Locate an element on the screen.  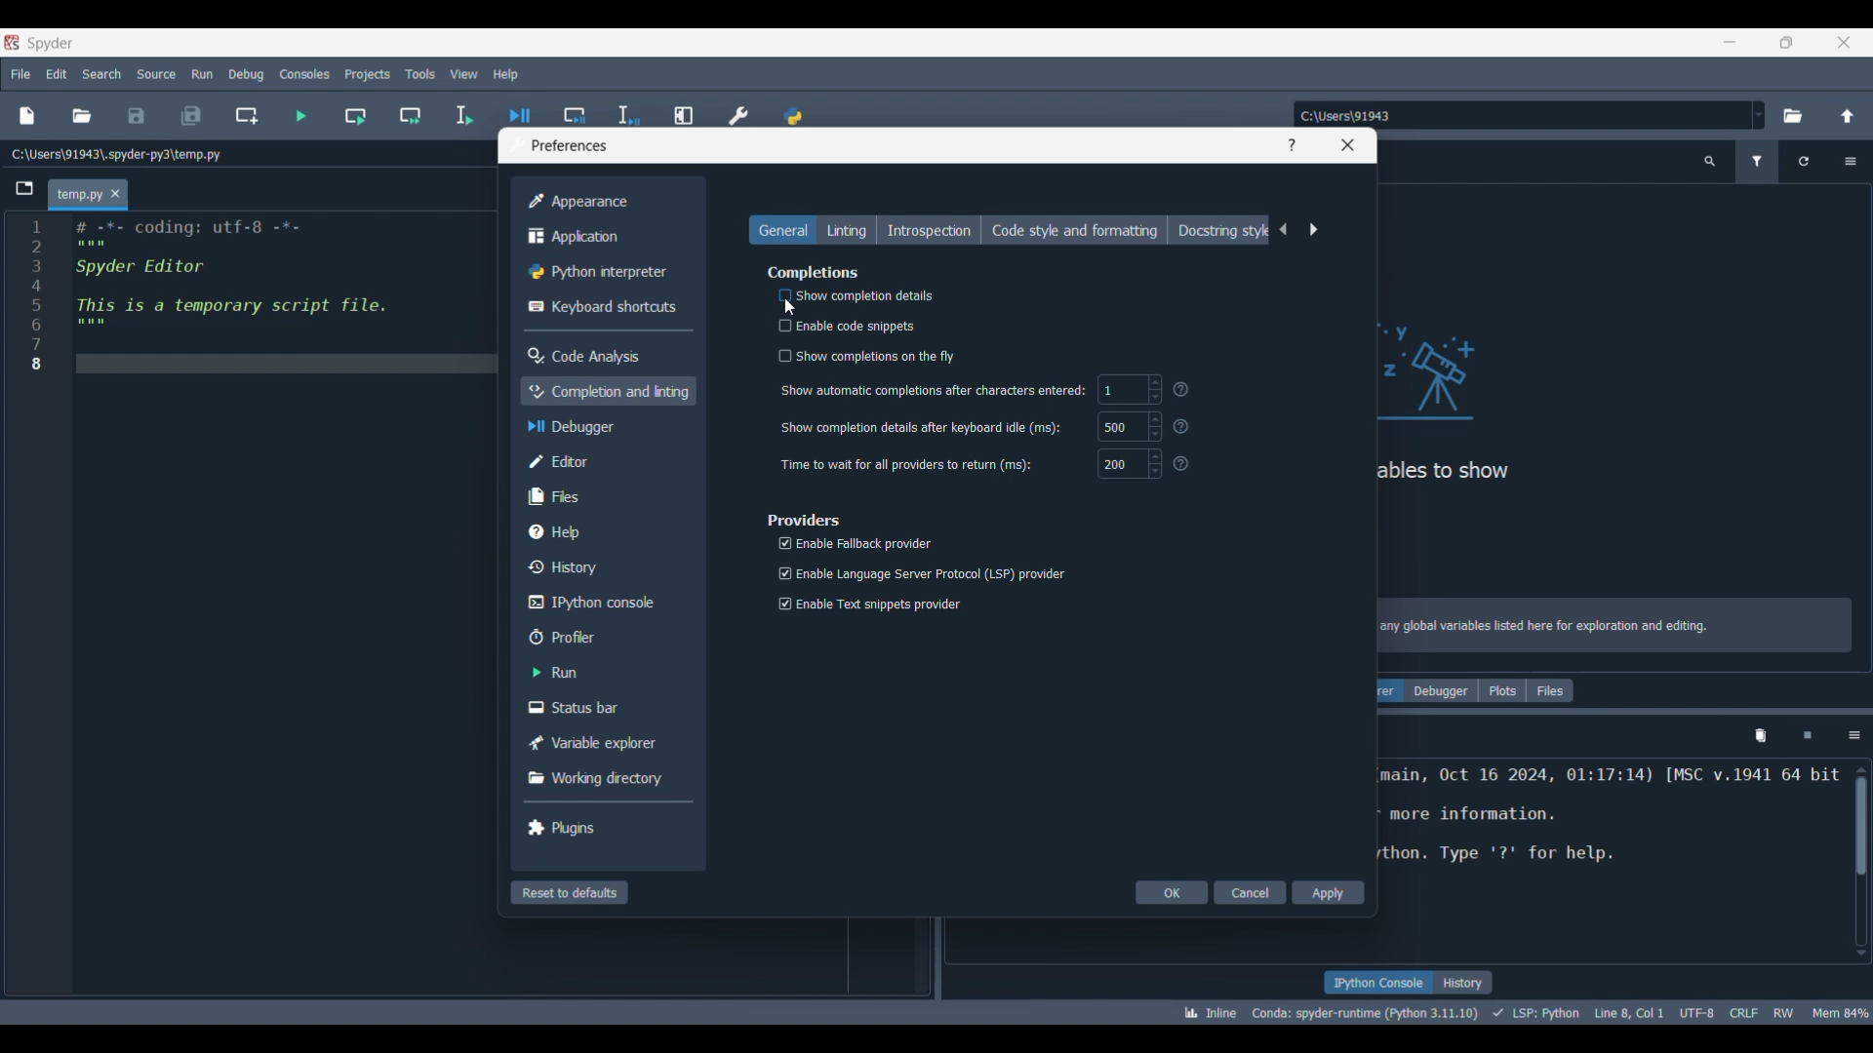
IPython console is located at coordinates (1377, 982).